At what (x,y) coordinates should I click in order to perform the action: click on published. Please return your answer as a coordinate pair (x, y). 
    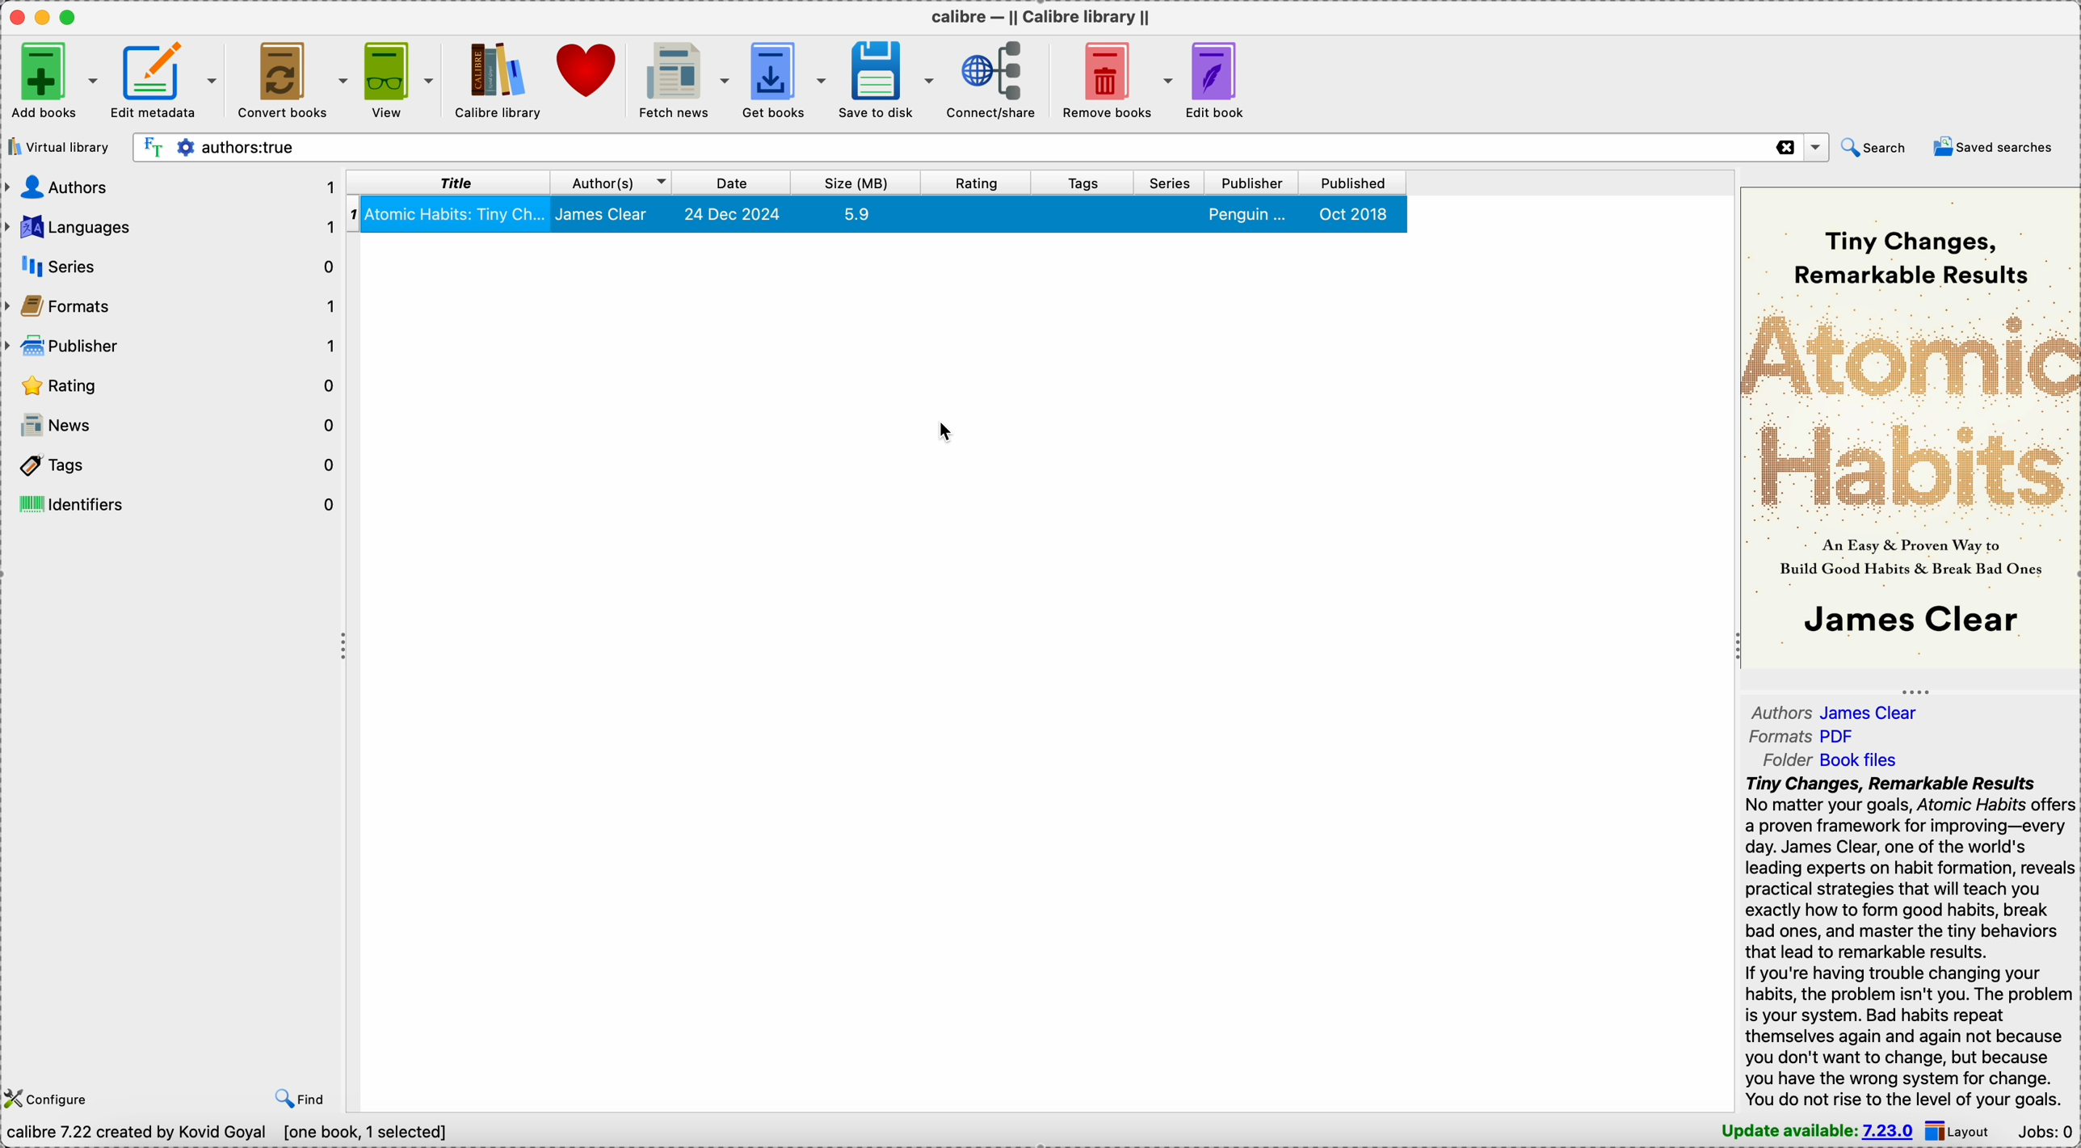
    Looking at the image, I should click on (1353, 183).